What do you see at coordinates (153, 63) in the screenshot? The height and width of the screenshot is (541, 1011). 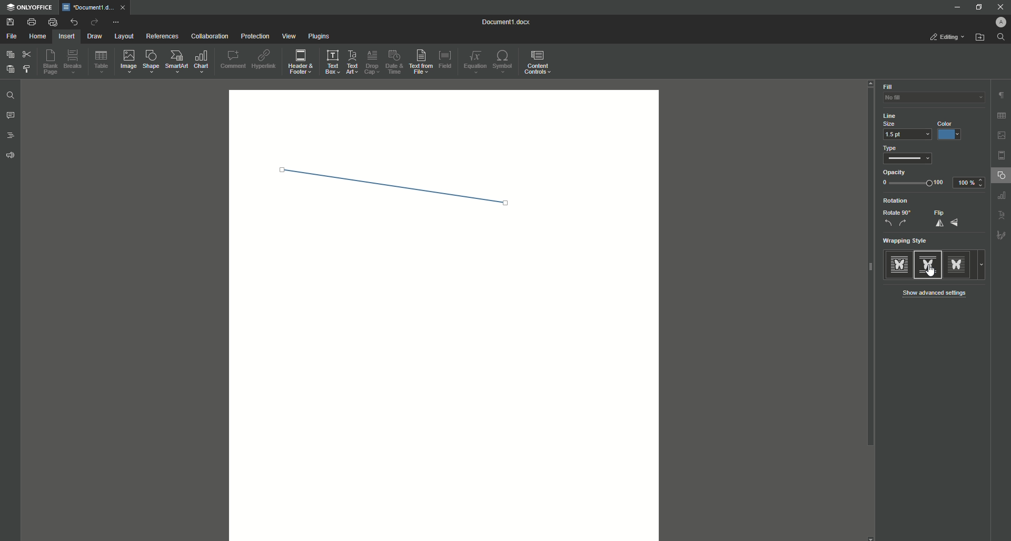 I see `Shape` at bounding box center [153, 63].